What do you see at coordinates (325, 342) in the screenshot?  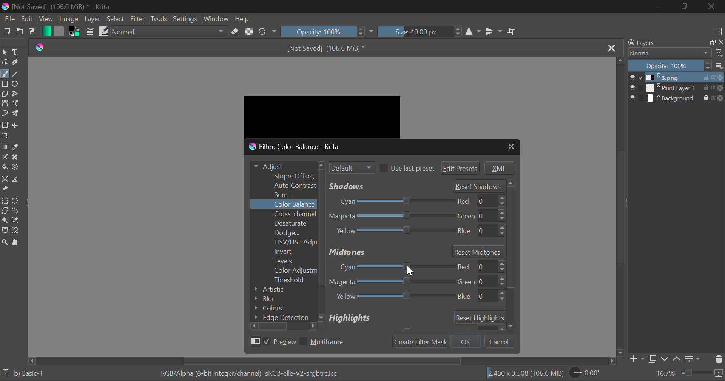 I see `Multiframe` at bounding box center [325, 342].